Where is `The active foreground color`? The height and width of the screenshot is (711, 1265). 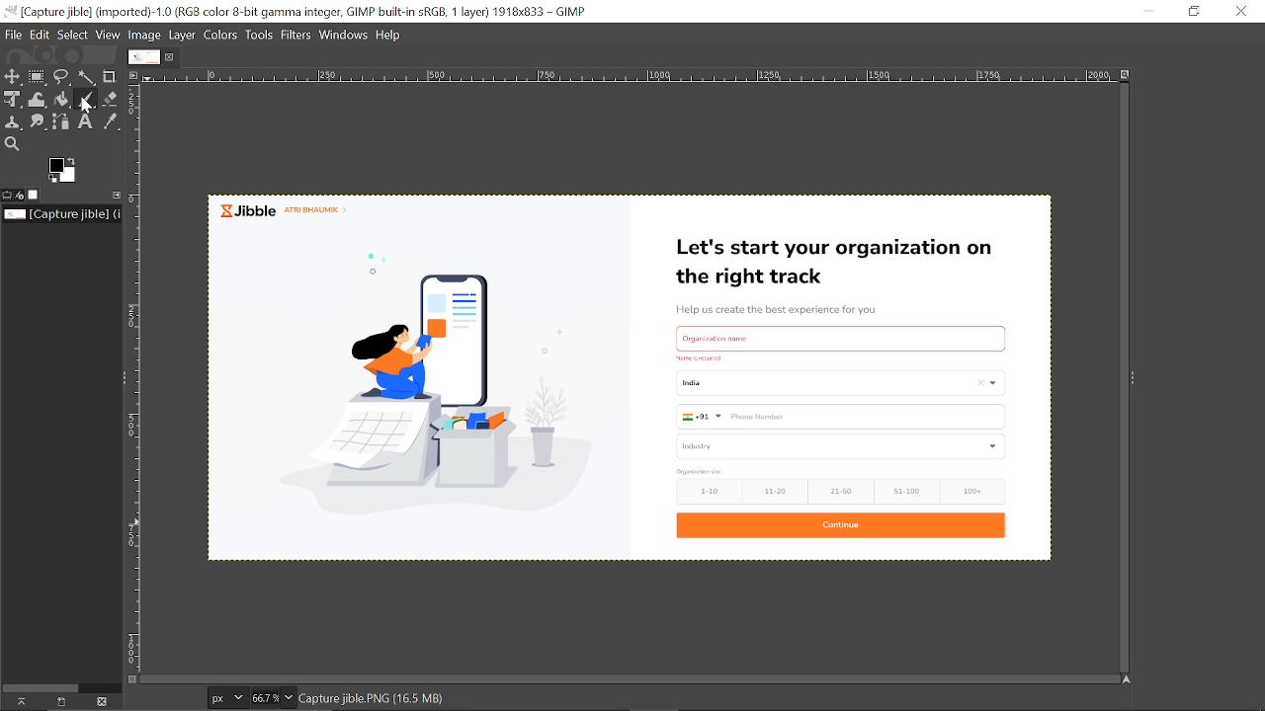
The active foreground color is located at coordinates (62, 170).